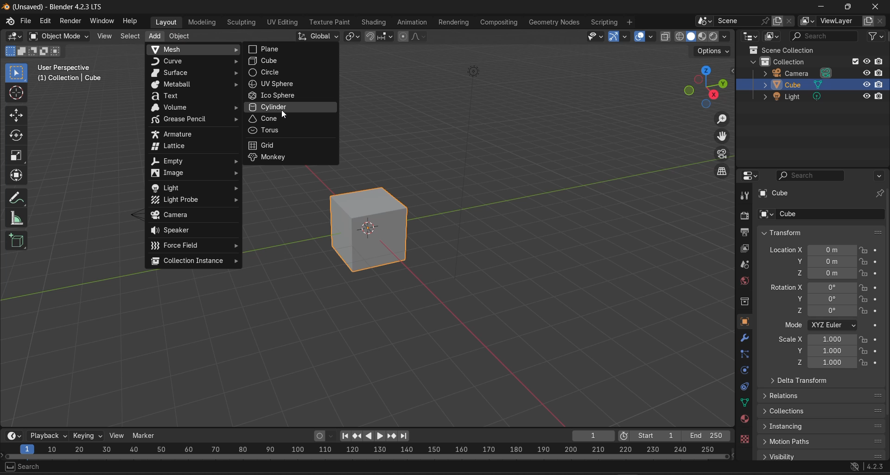 This screenshot has width=890, height=475. What do you see at coordinates (744, 419) in the screenshot?
I see `material` at bounding box center [744, 419].